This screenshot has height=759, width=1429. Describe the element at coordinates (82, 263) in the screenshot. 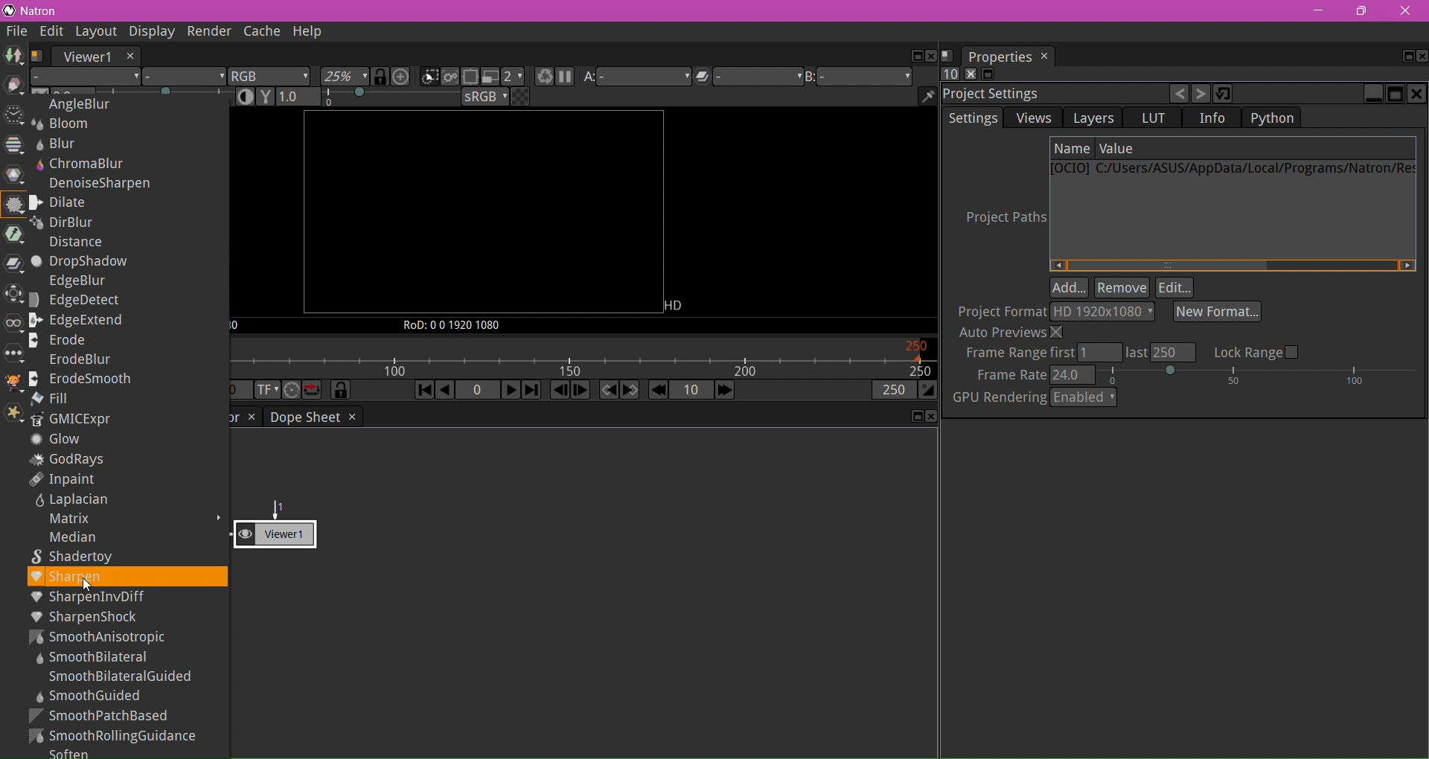

I see `DropShadow` at that location.